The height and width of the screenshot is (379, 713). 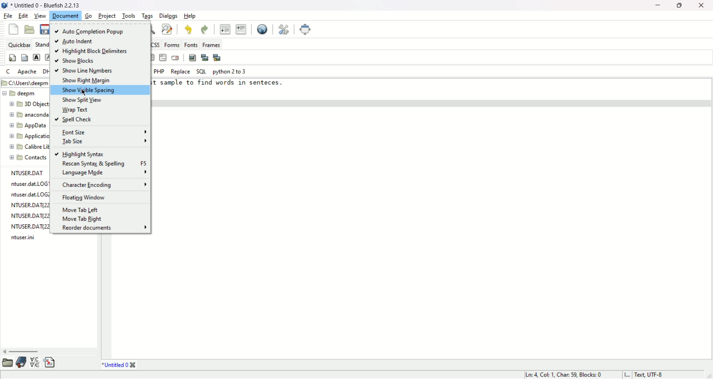 I want to click on 3D Objects, so click(x=26, y=104).